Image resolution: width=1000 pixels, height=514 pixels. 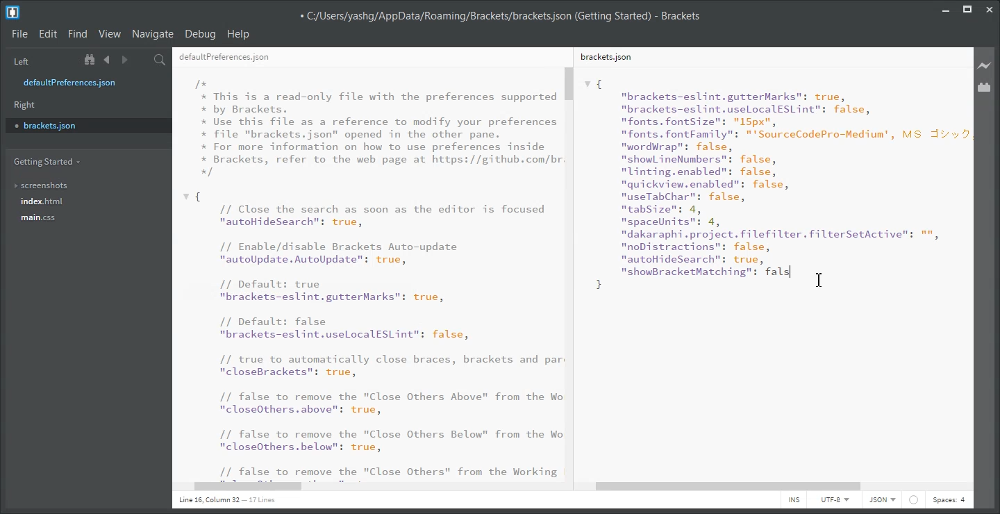 I want to click on index.html, so click(x=42, y=201).